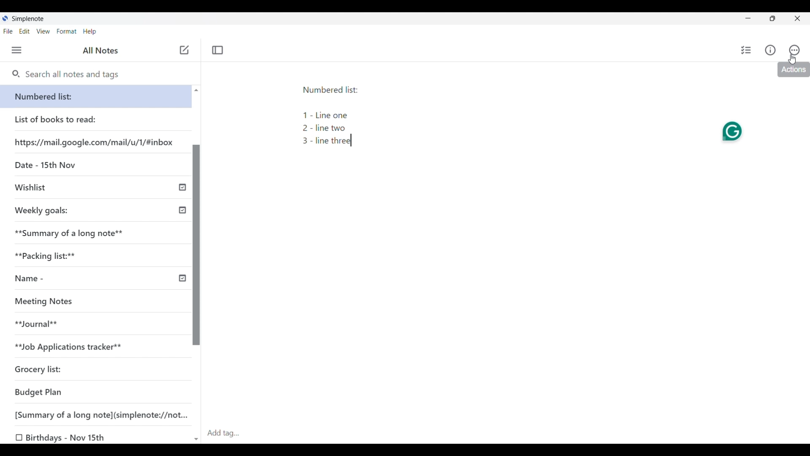  I want to click on View menu, so click(43, 31).